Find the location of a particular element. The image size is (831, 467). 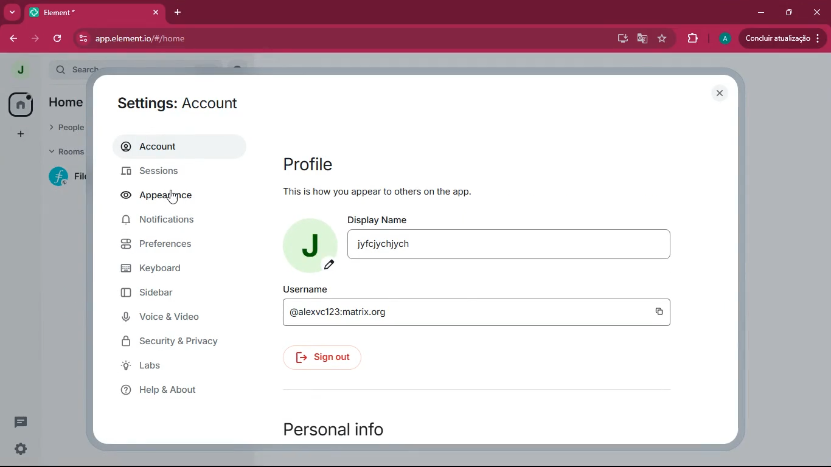

message is located at coordinates (19, 424).